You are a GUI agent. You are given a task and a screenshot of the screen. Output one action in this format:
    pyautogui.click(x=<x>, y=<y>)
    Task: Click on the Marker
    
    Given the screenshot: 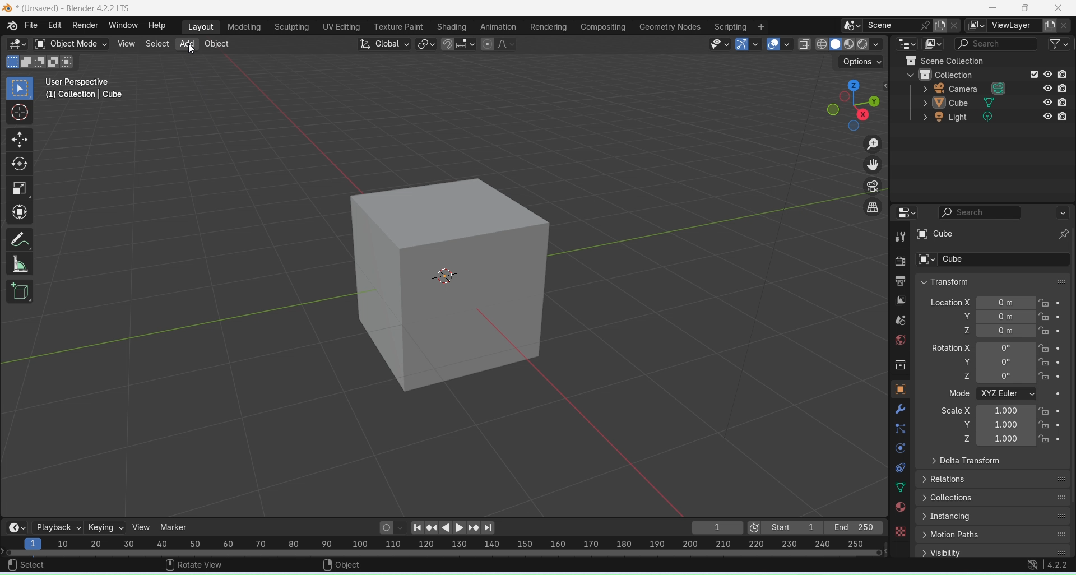 What is the action you would take?
    pyautogui.click(x=174, y=527)
    